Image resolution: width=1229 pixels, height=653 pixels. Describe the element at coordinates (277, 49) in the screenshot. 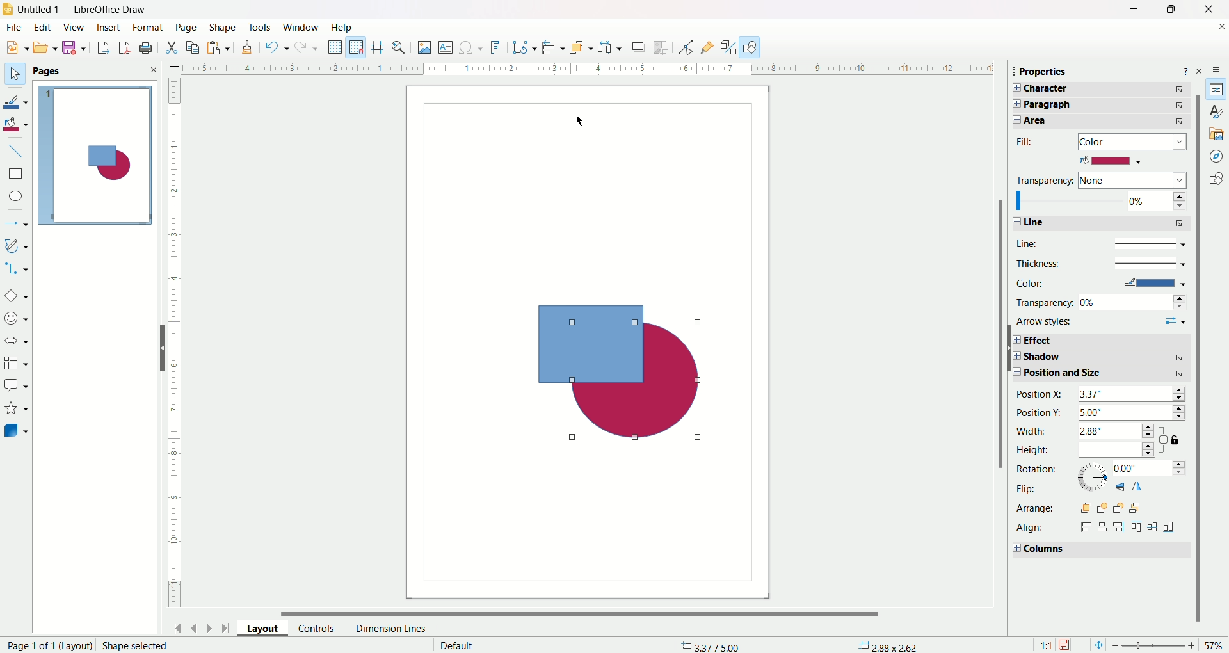

I see `undo` at that location.